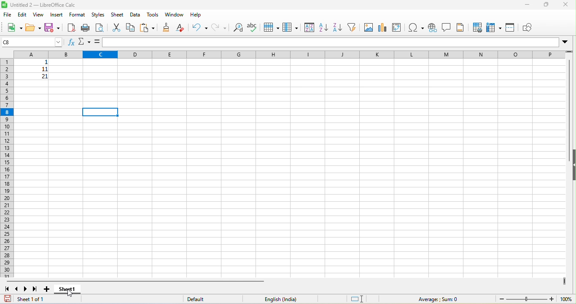 This screenshot has height=304, width=576. What do you see at coordinates (138, 280) in the screenshot?
I see `horizontal scroll bar` at bounding box center [138, 280].